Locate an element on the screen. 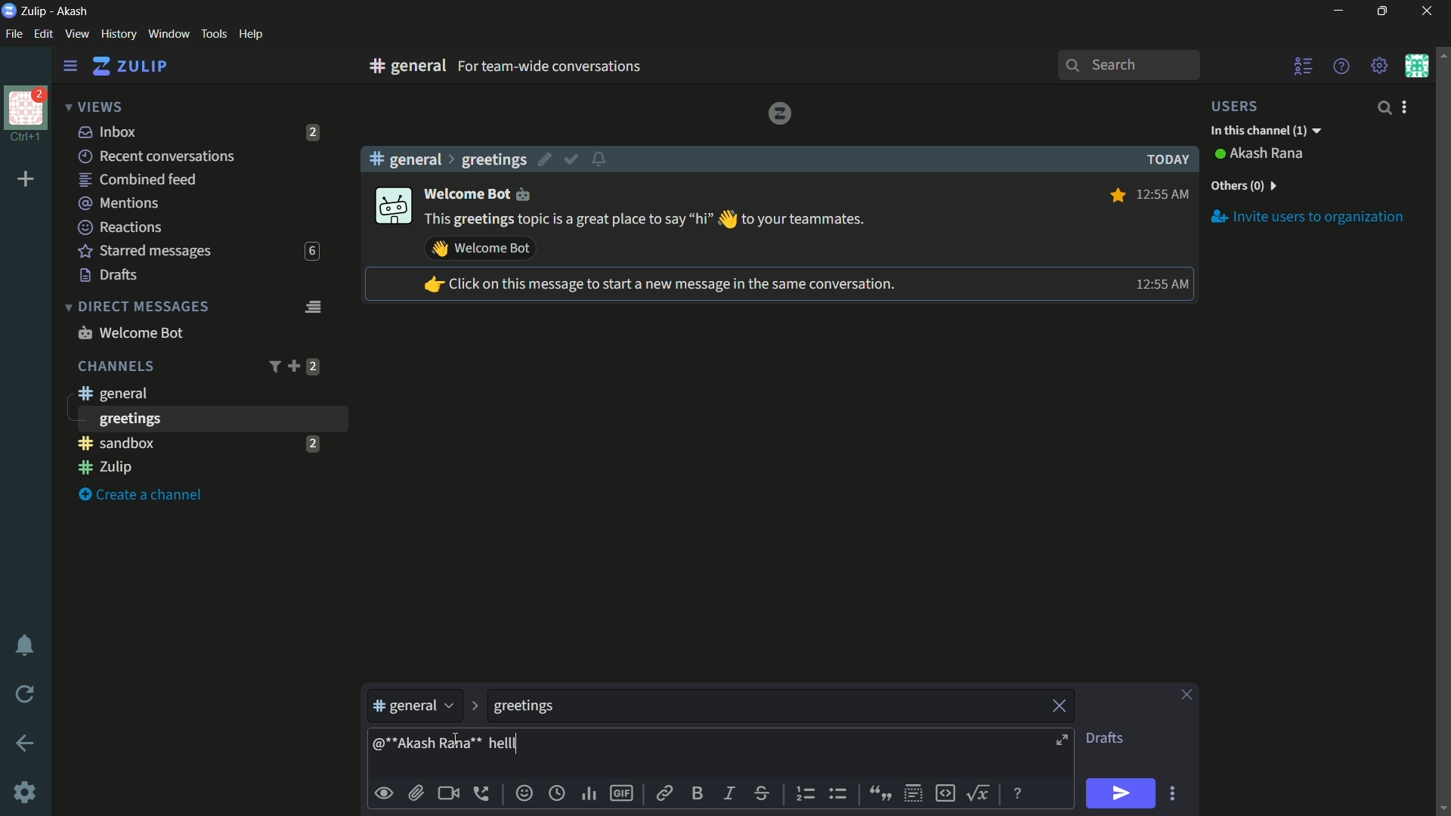 The width and height of the screenshot is (1451, 816). add organization is located at coordinates (26, 180).